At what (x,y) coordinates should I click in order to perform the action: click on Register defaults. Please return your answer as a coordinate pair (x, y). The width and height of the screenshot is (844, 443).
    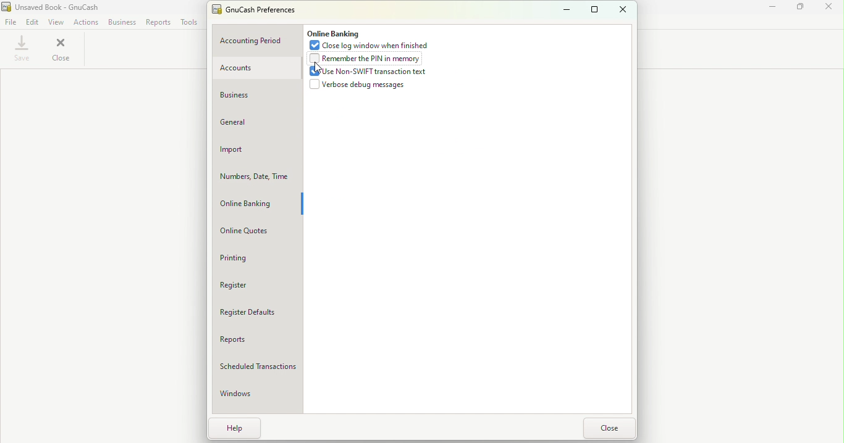
    Looking at the image, I should click on (259, 312).